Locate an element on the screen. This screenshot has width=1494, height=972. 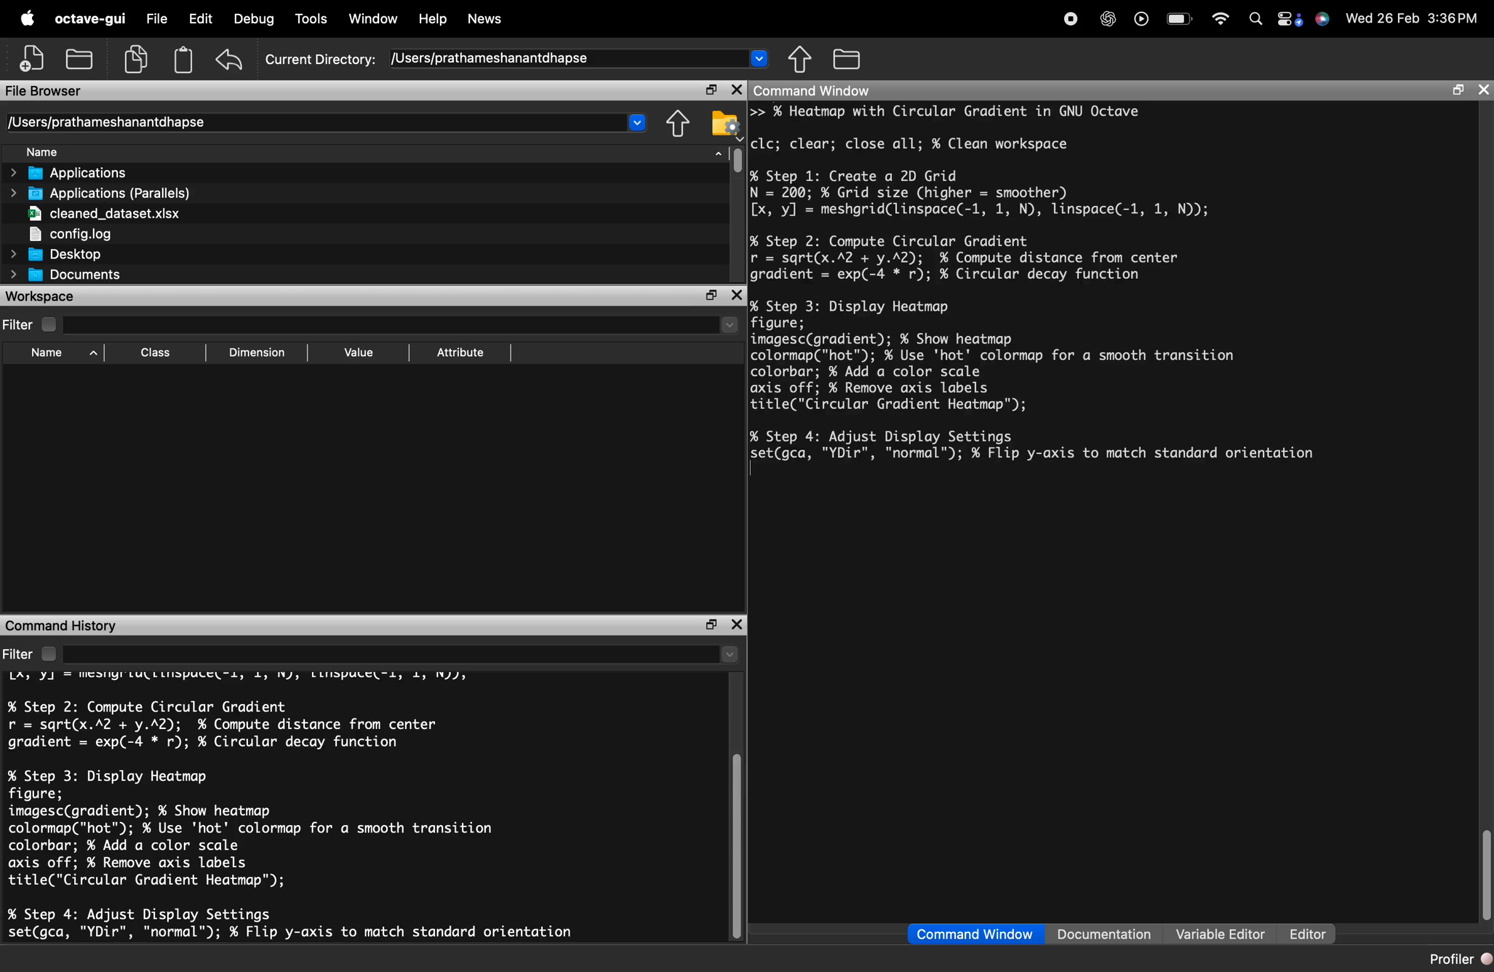
chat gpt is located at coordinates (1109, 19).